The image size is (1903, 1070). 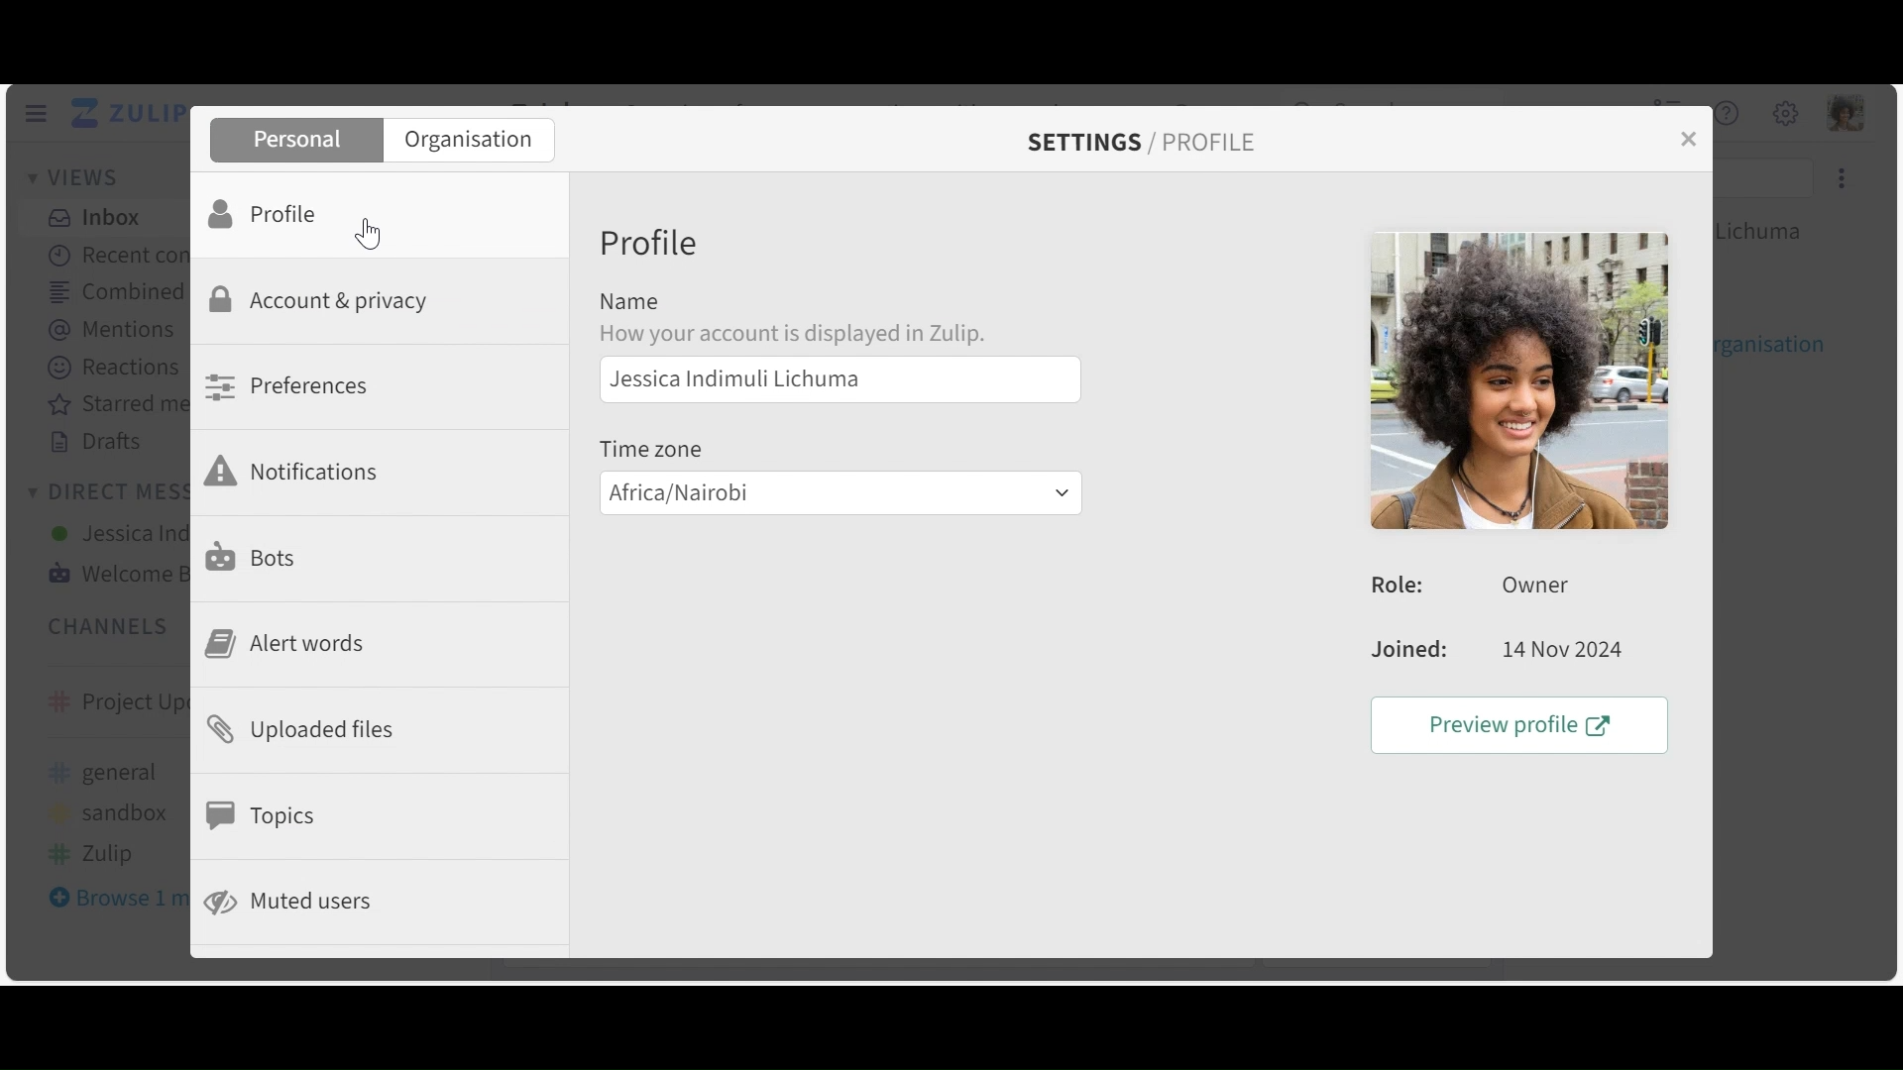 What do you see at coordinates (267, 812) in the screenshot?
I see `Topics` at bounding box center [267, 812].